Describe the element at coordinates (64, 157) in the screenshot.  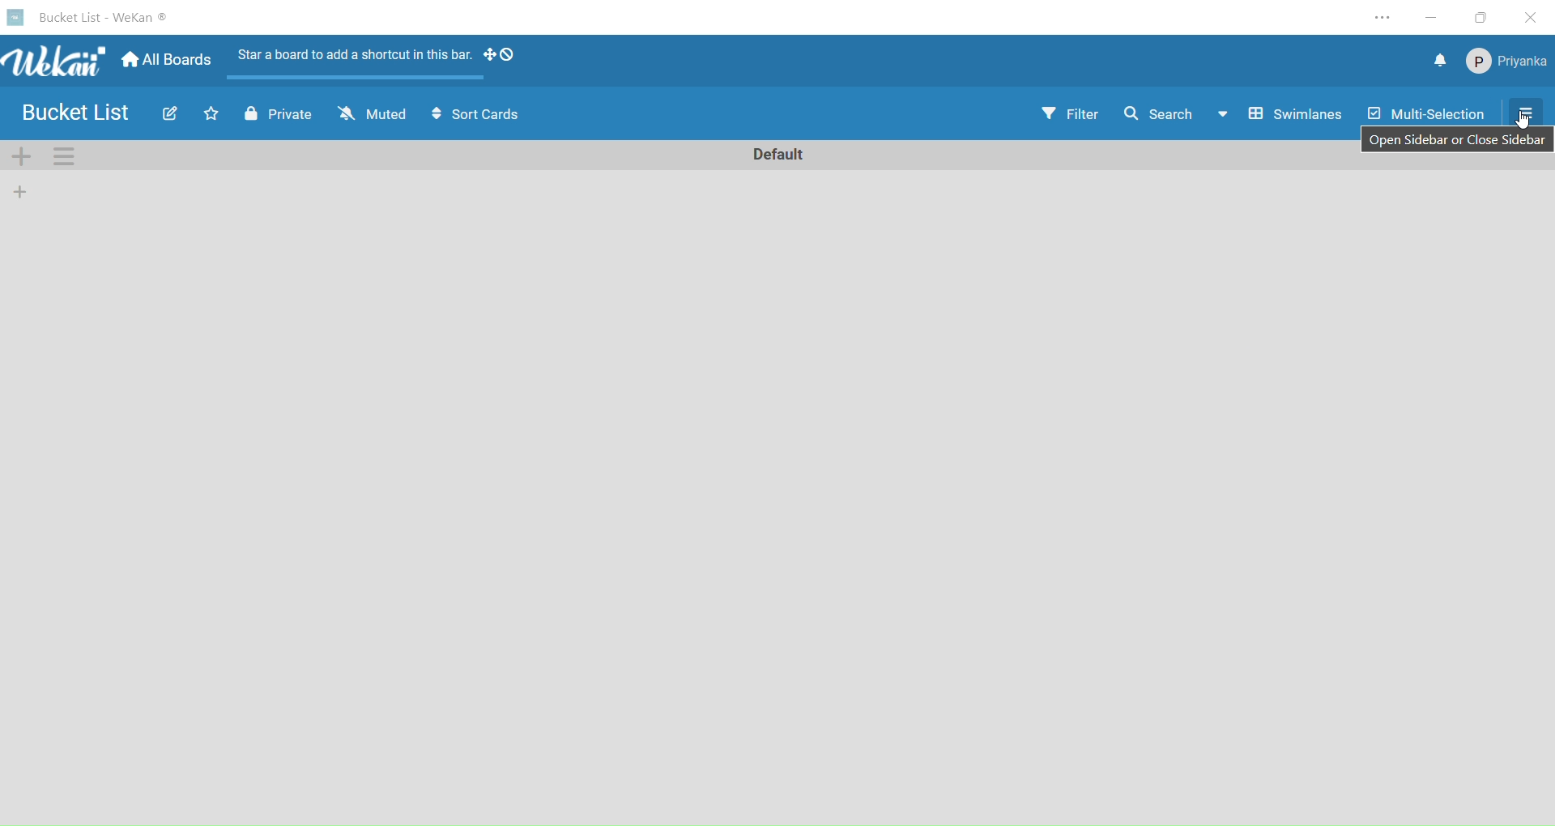
I see `swimlane actions` at that location.